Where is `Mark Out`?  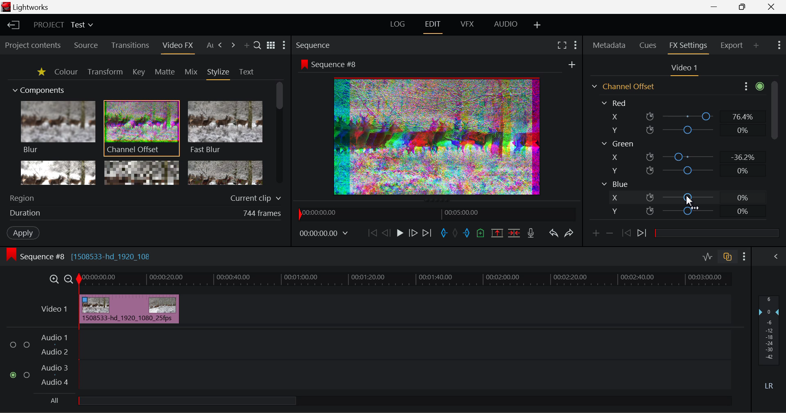
Mark Out is located at coordinates (466, 233).